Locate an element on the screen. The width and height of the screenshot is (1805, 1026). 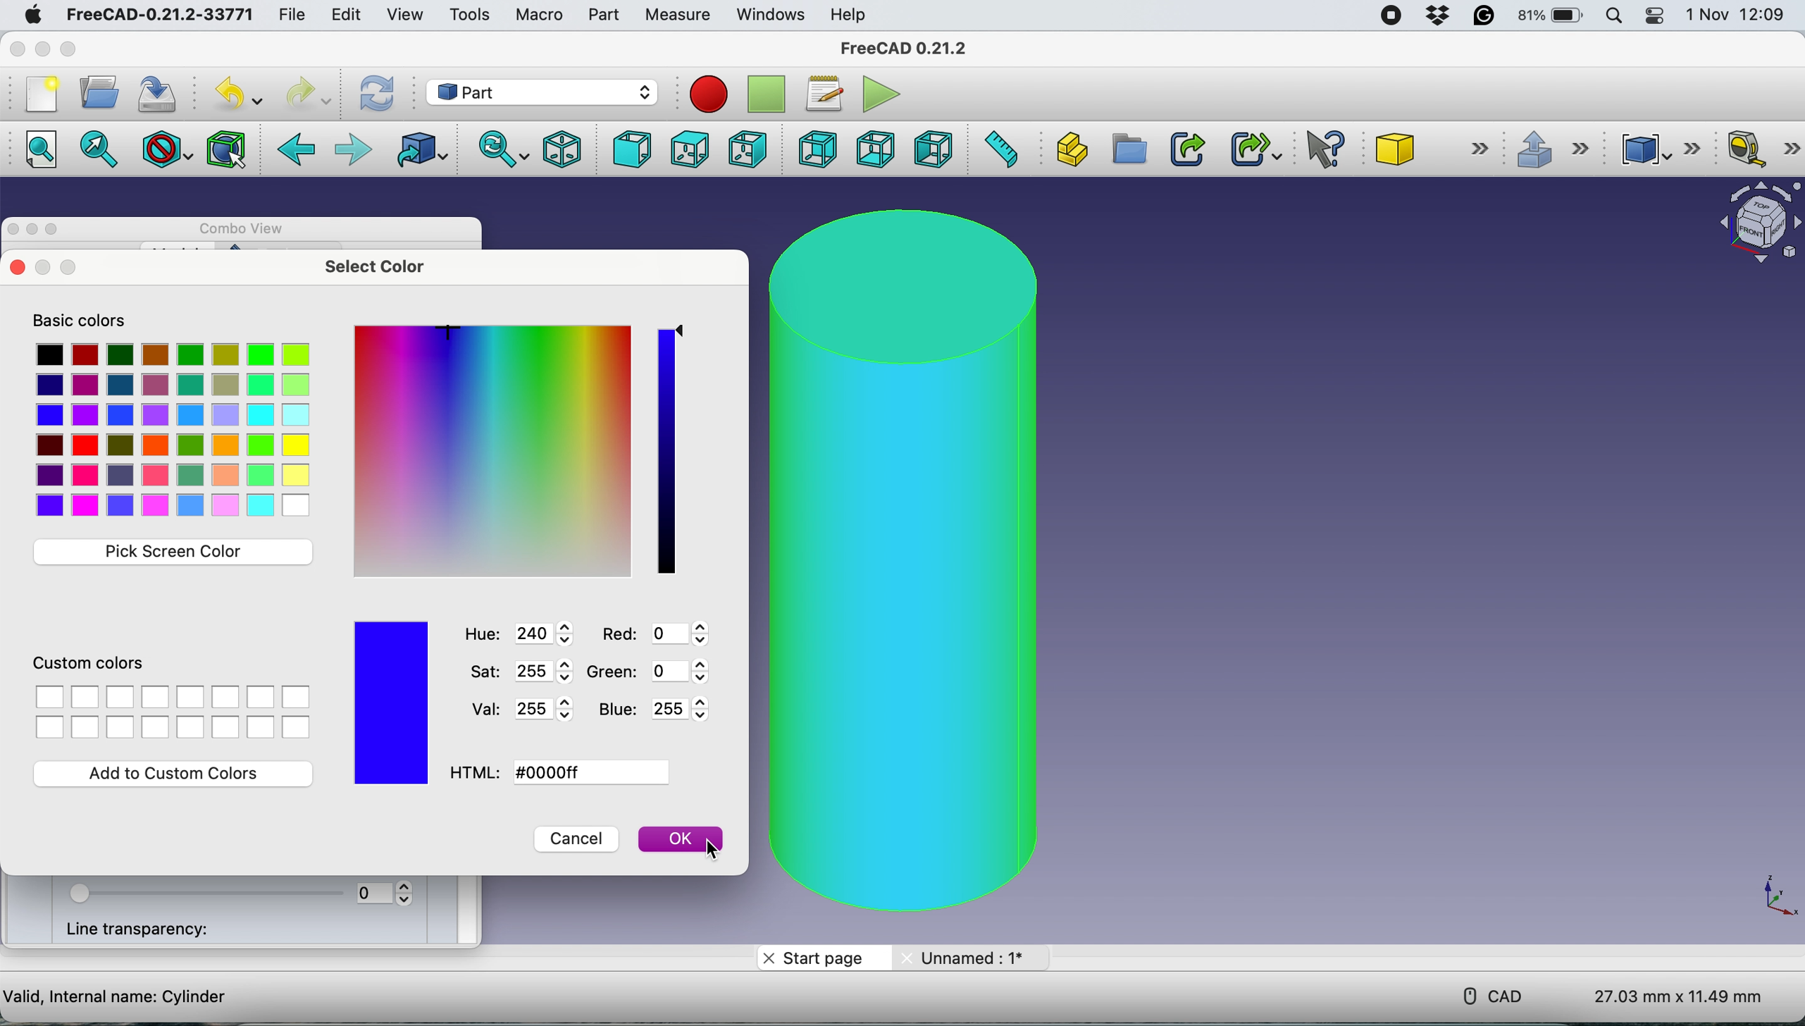
refresh is located at coordinates (377, 92).